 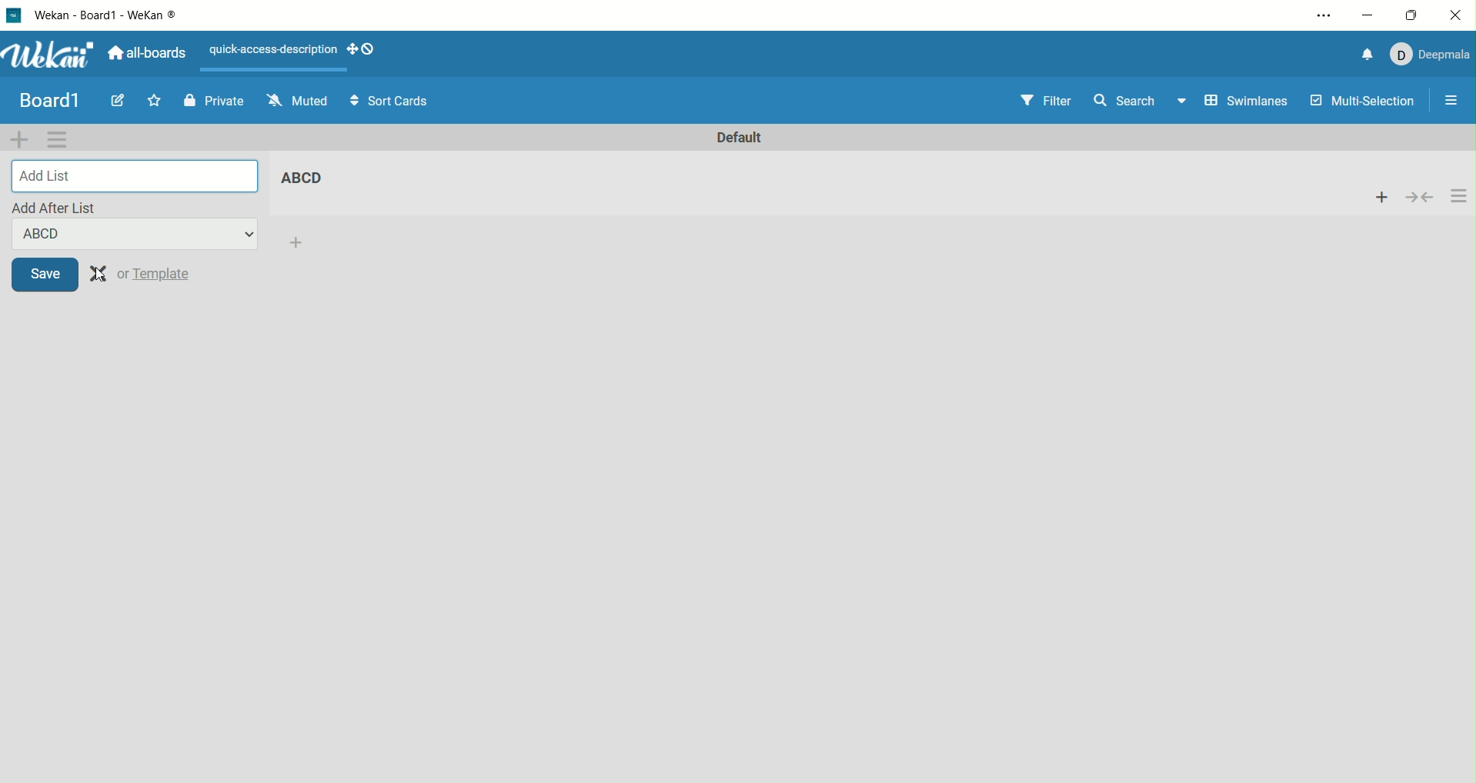 What do you see at coordinates (1456, 98) in the screenshot?
I see `open/close sidebar` at bounding box center [1456, 98].